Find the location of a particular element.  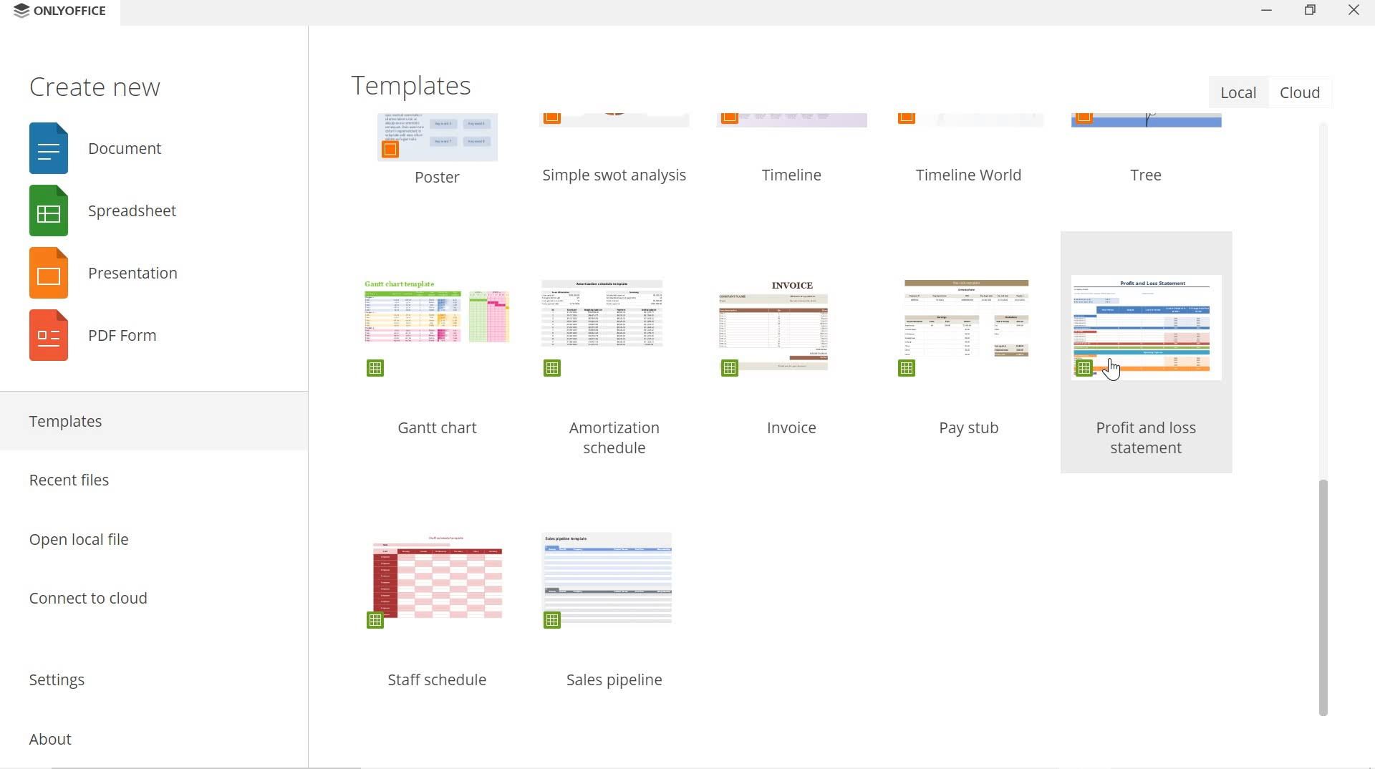

Template design is located at coordinates (1149, 327).